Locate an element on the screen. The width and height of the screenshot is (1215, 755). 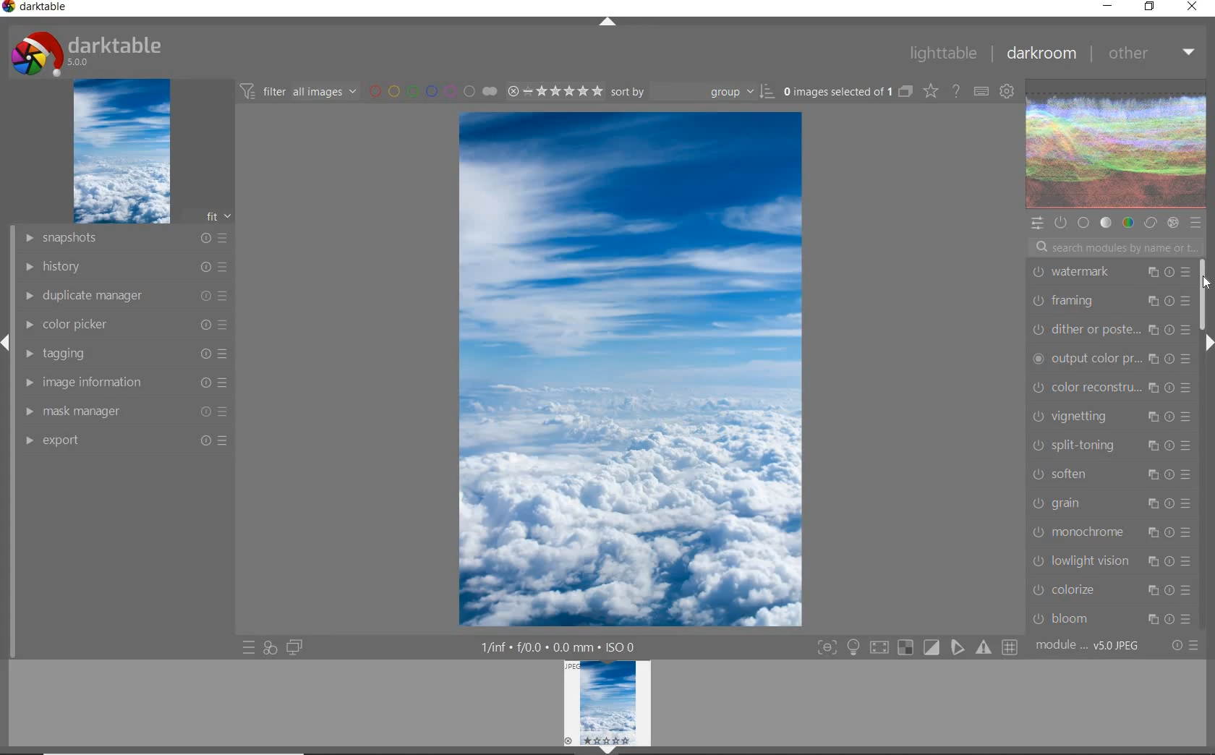
MINIMIZE is located at coordinates (1107, 5).